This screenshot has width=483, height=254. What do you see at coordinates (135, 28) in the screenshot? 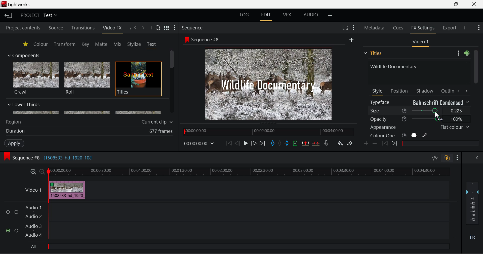
I see `Previous Panel` at bounding box center [135, 28].